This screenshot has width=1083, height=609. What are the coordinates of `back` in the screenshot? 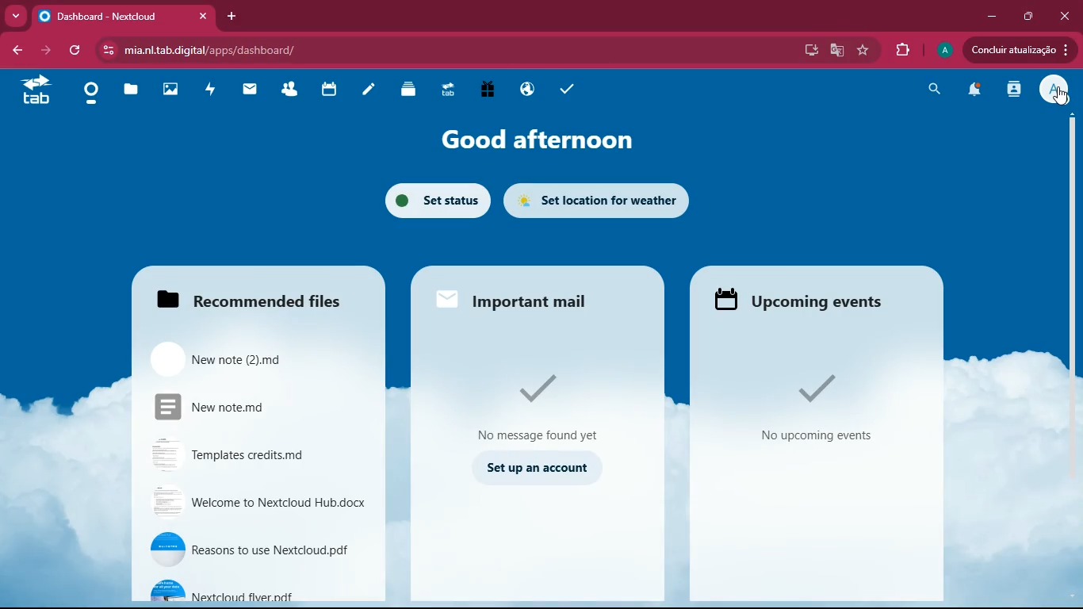 It's located at (15, 51).